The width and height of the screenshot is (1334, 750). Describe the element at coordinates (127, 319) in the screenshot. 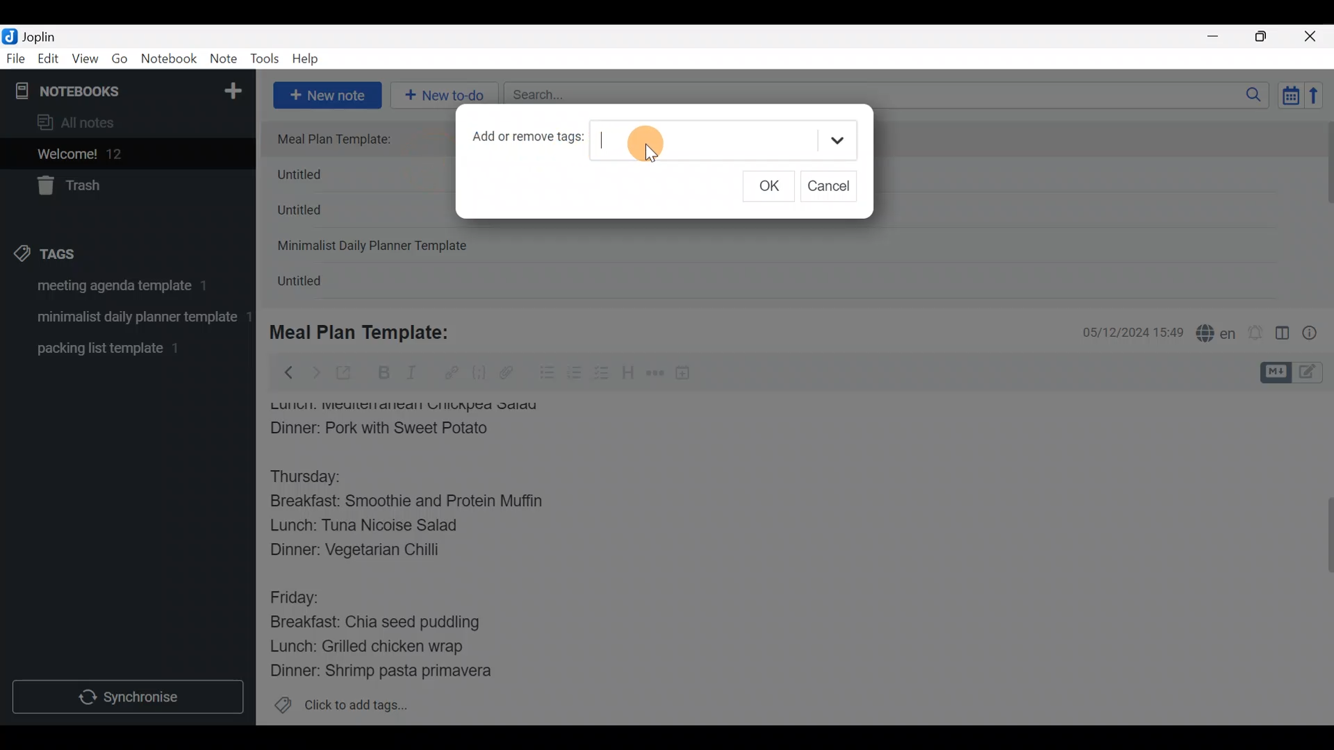

I see `Tag 2` at that location.